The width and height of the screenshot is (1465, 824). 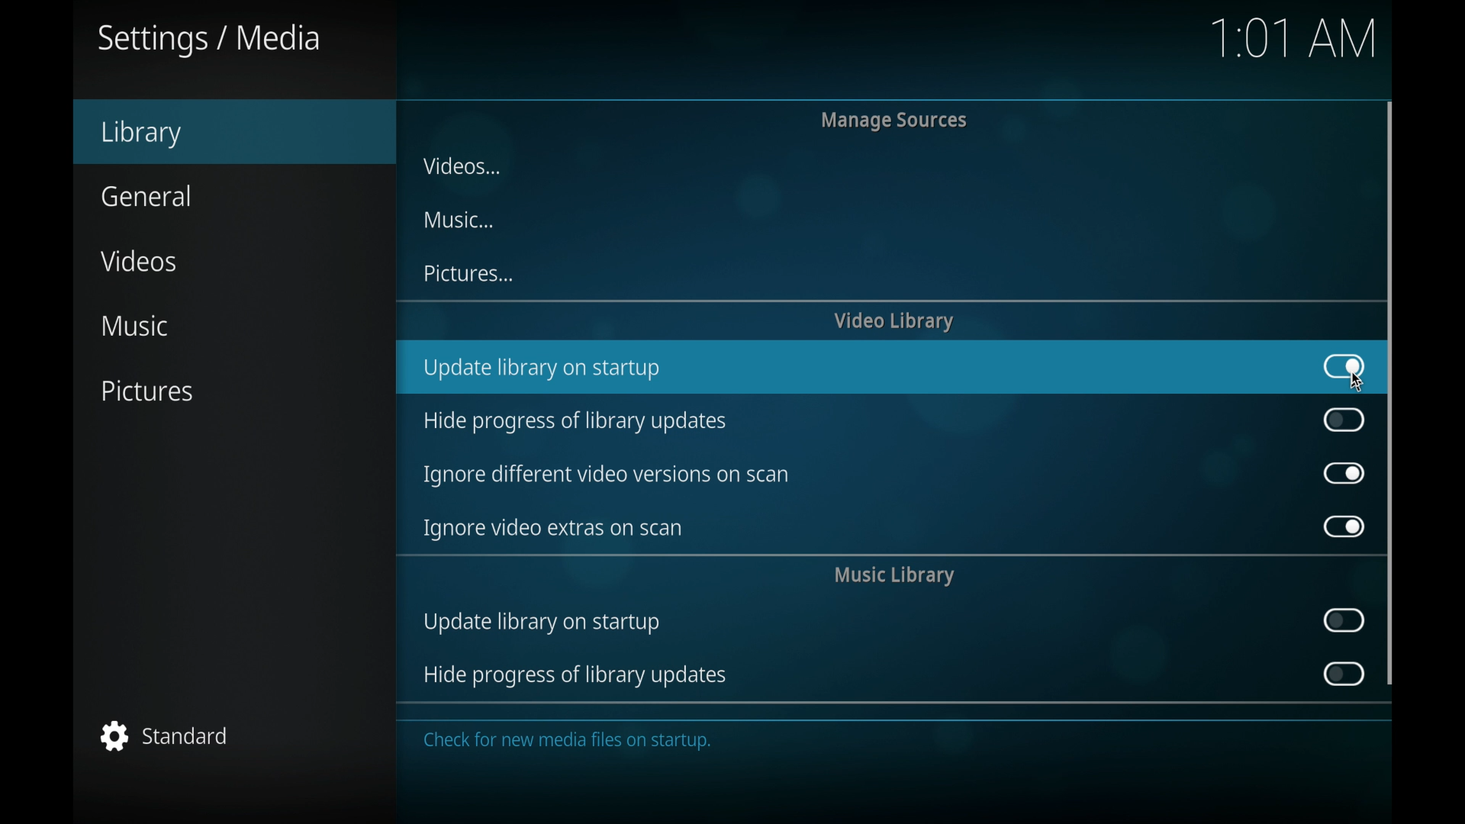 I want to click on toggle button, so click(x=1344, y=526).